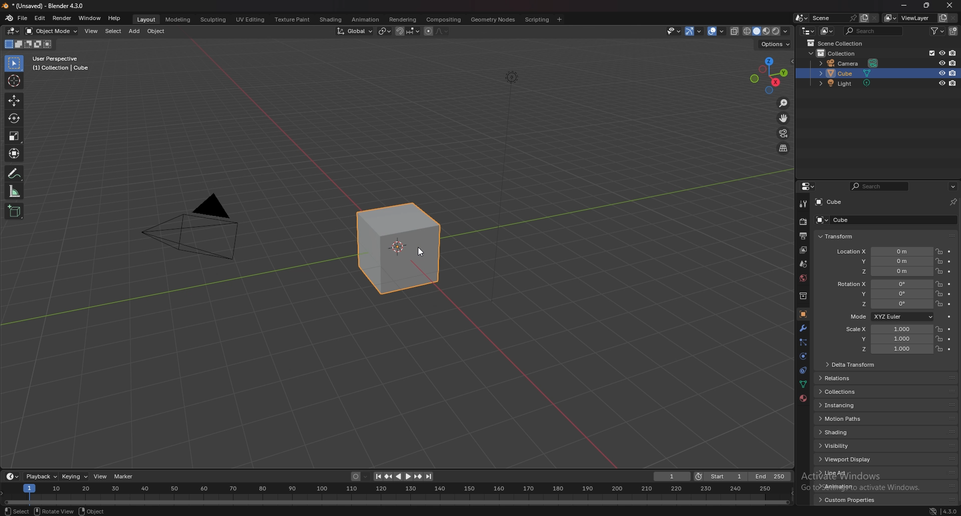  Describe the element at coordinates (954, 31) in the screenshot. I see `new collection` at that location.